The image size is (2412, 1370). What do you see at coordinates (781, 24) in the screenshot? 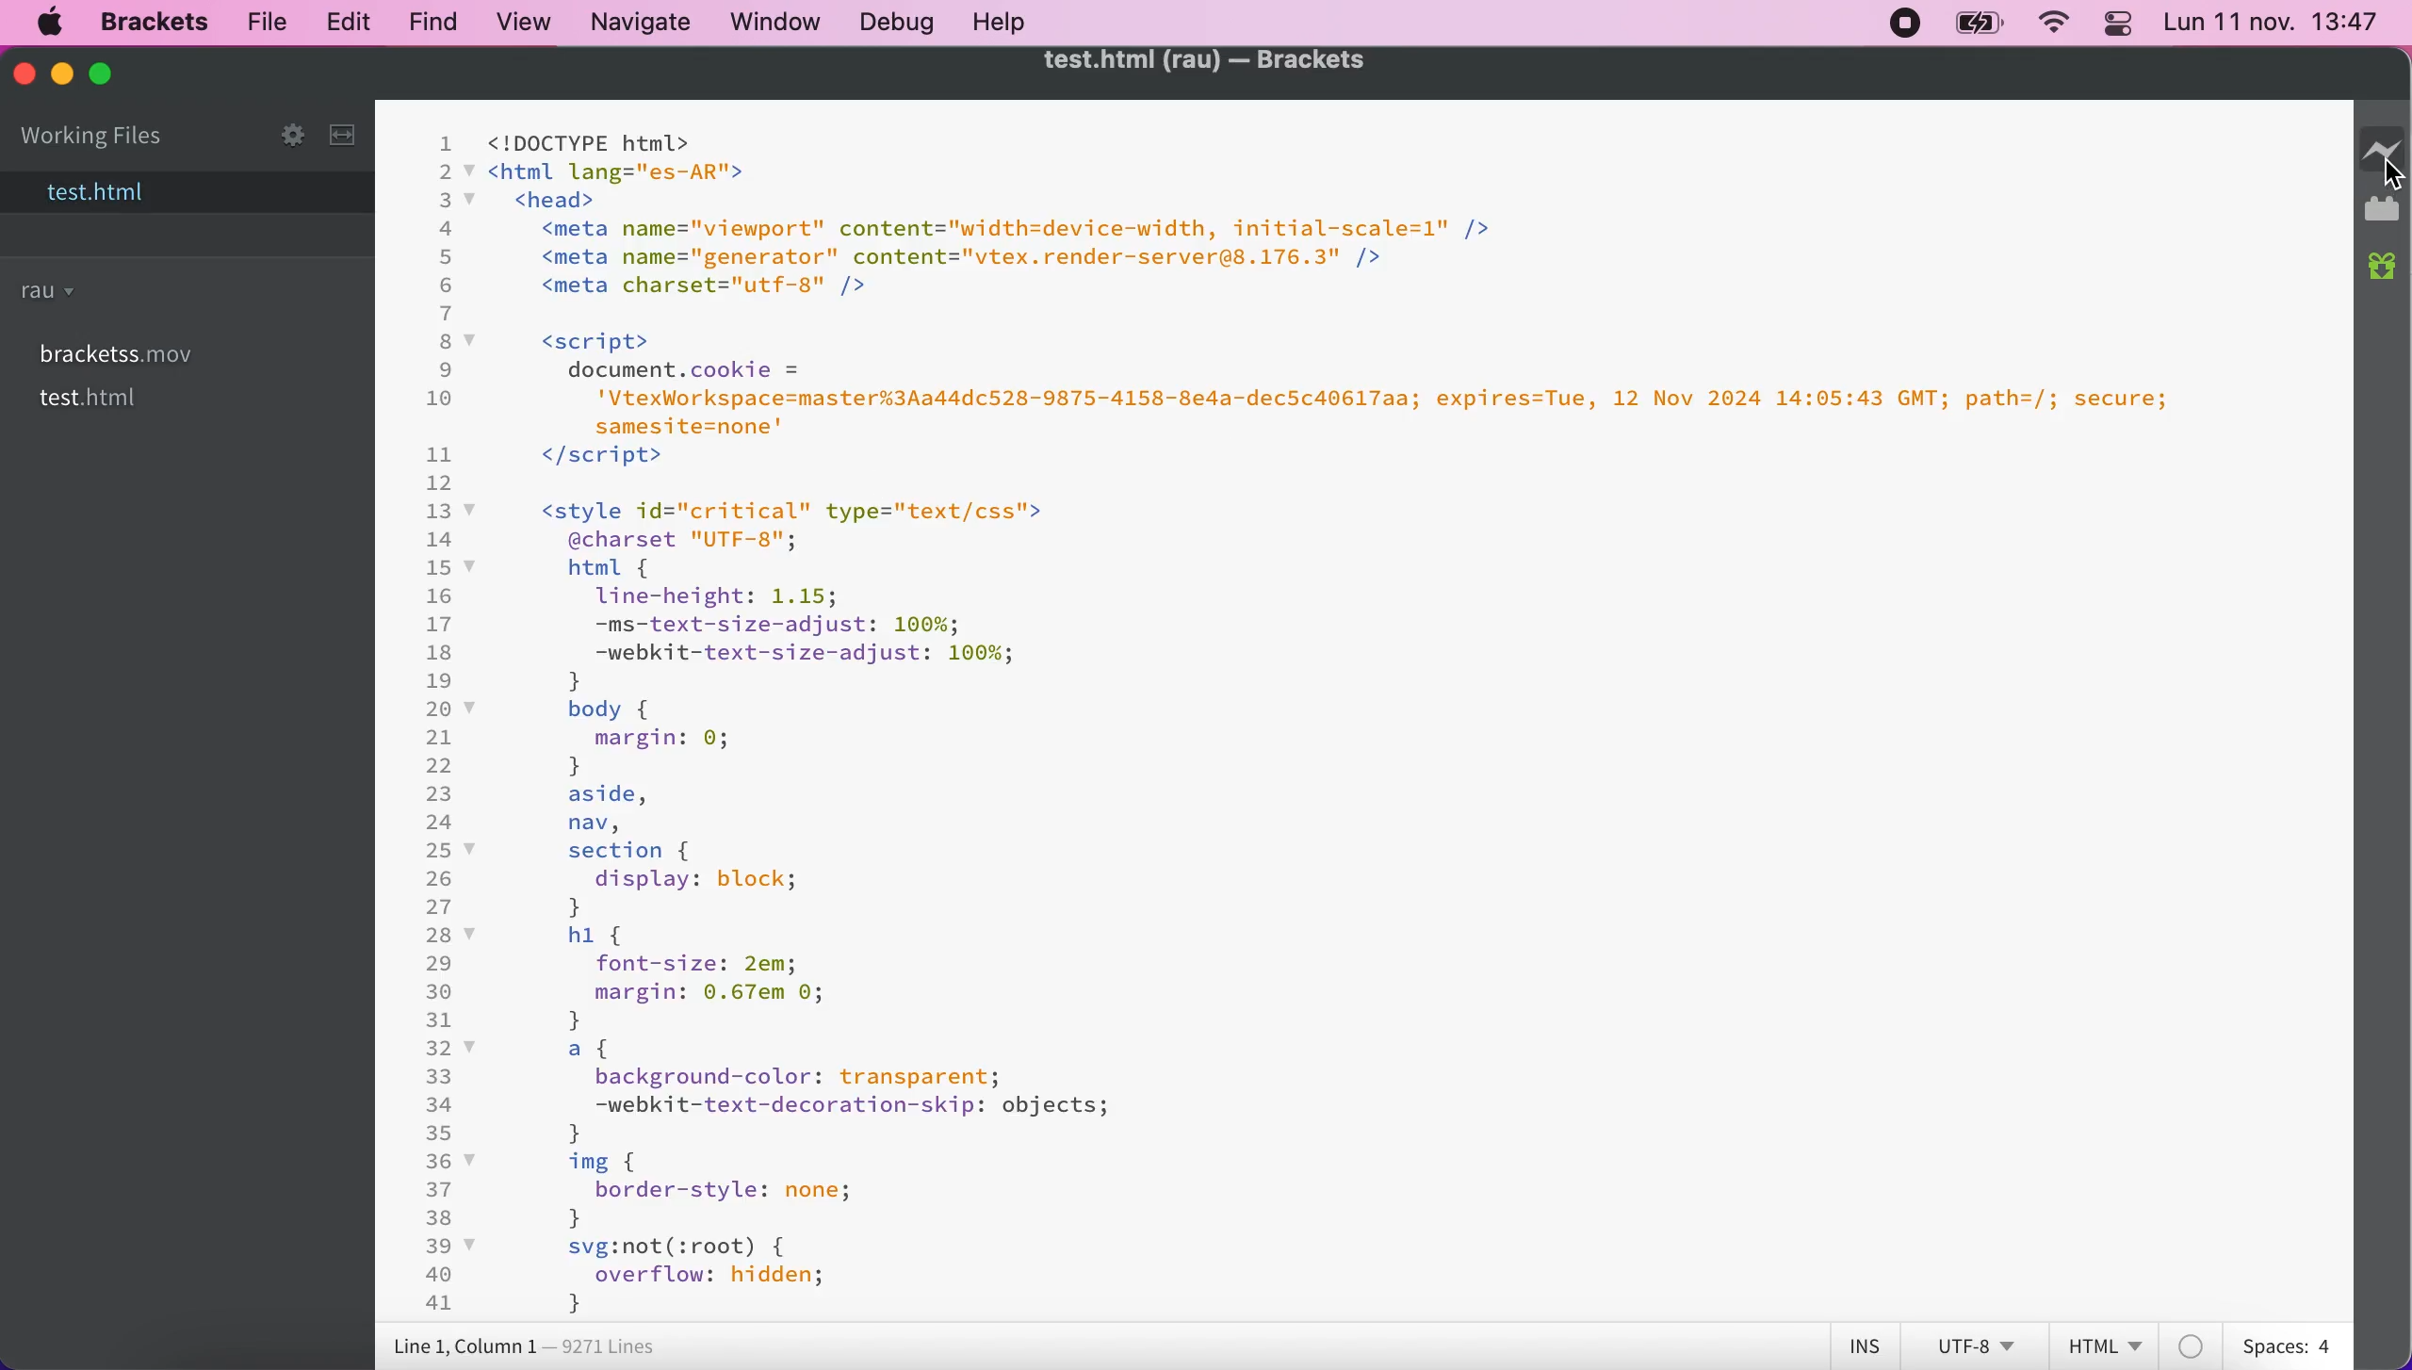
I see `window` at bounding box center [781, 24].